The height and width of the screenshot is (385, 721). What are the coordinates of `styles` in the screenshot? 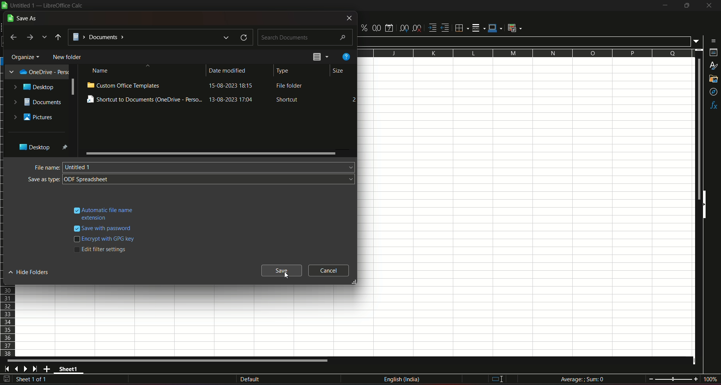 It's located at (713, 66).